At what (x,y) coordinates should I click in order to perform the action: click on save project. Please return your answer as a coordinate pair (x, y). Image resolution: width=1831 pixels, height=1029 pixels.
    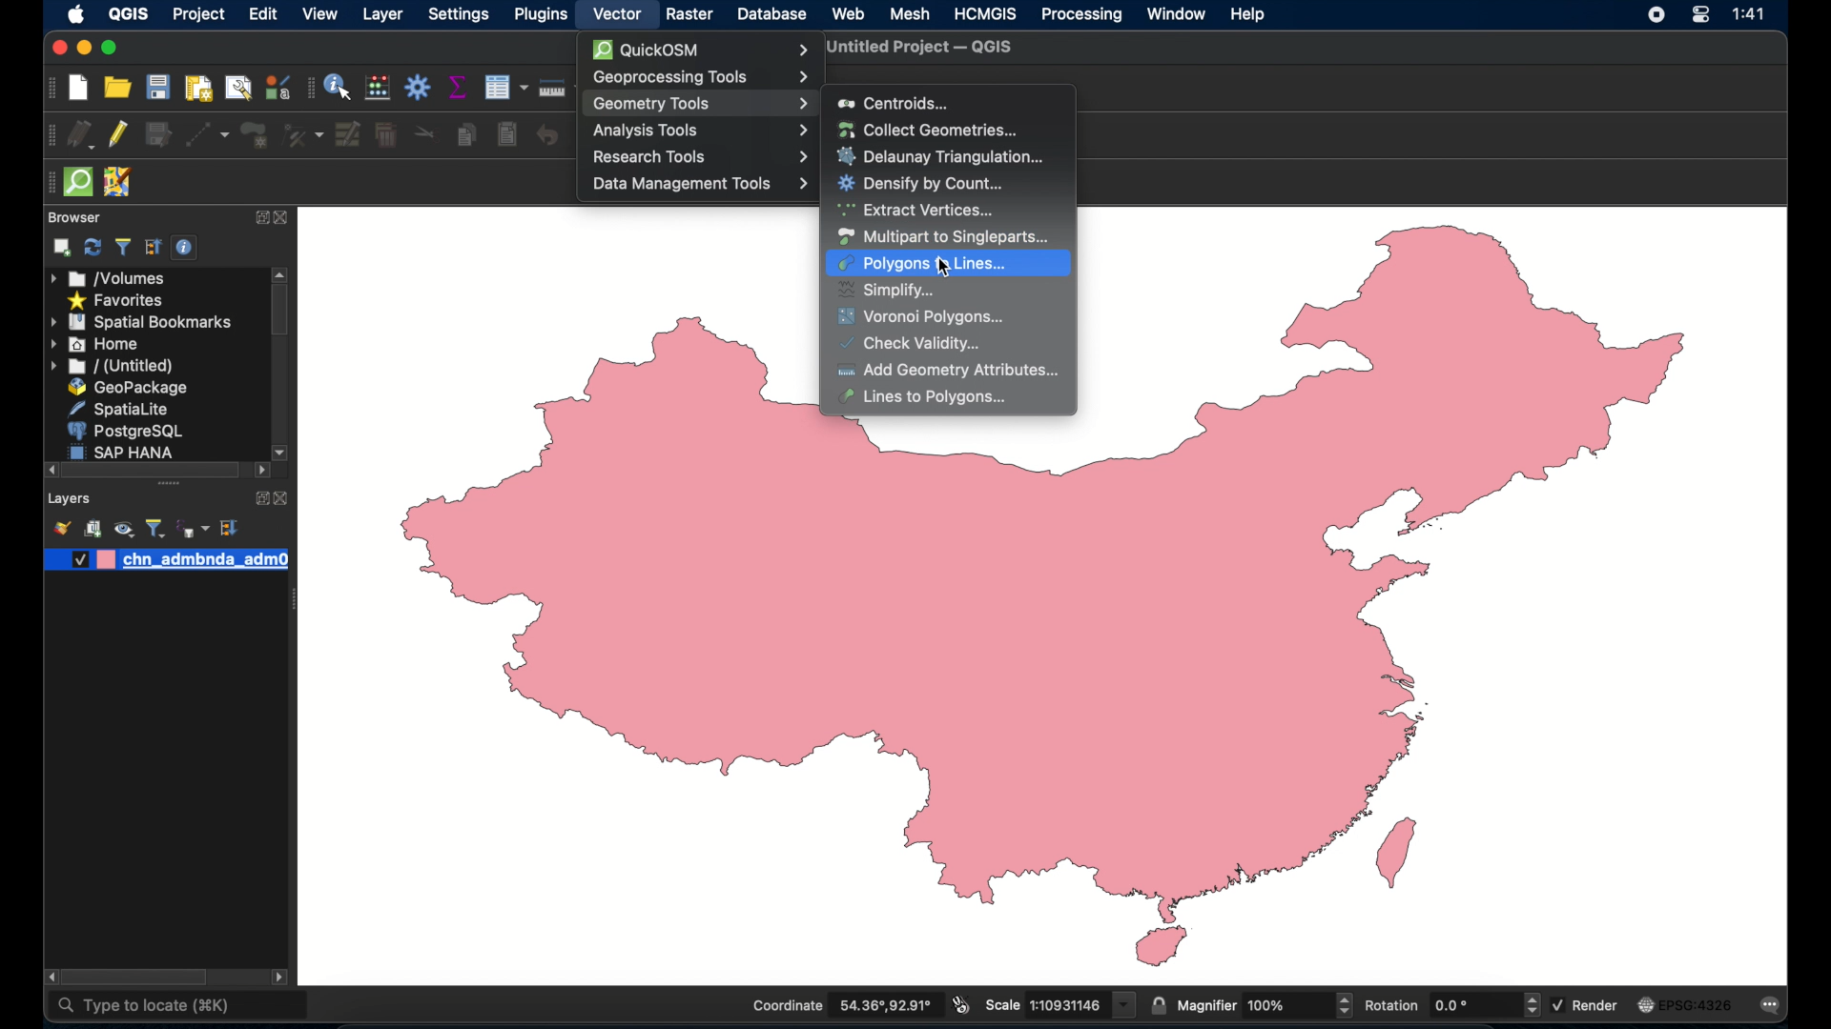
    Looking at the image, I should click on (157, 87).